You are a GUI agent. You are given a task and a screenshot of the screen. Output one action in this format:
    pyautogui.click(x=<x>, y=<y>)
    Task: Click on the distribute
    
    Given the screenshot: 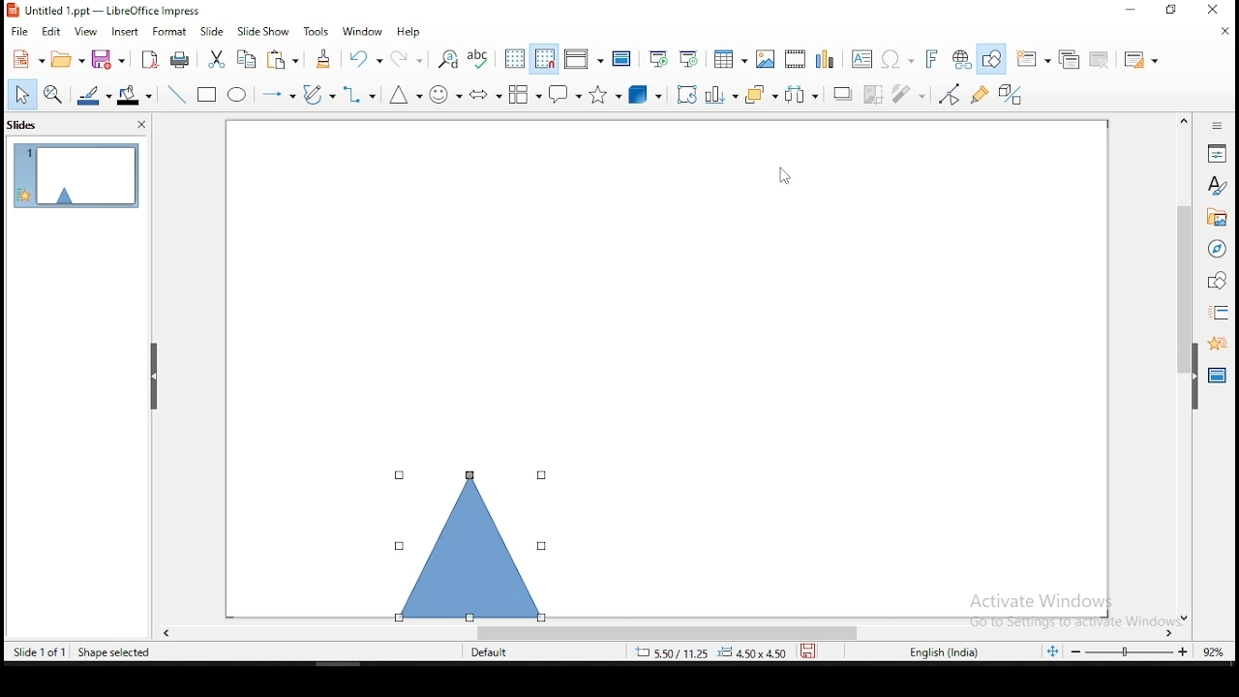 What is the action you would take?
    pyautogui.click(x=807, y=94)
    